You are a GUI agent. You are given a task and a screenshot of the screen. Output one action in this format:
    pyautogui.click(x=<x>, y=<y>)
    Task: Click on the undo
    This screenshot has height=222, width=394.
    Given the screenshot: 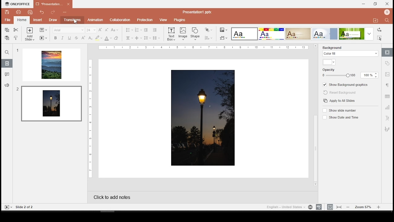 What is the action you would take?
    pyautogui.click(x=41, y=12)
    